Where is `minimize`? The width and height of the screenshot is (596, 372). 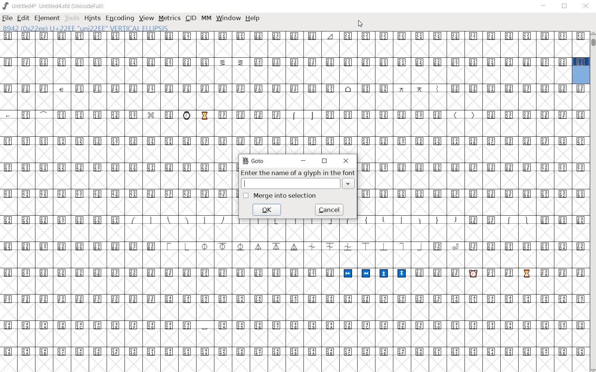
minimize is located at coordinates (304, 160).